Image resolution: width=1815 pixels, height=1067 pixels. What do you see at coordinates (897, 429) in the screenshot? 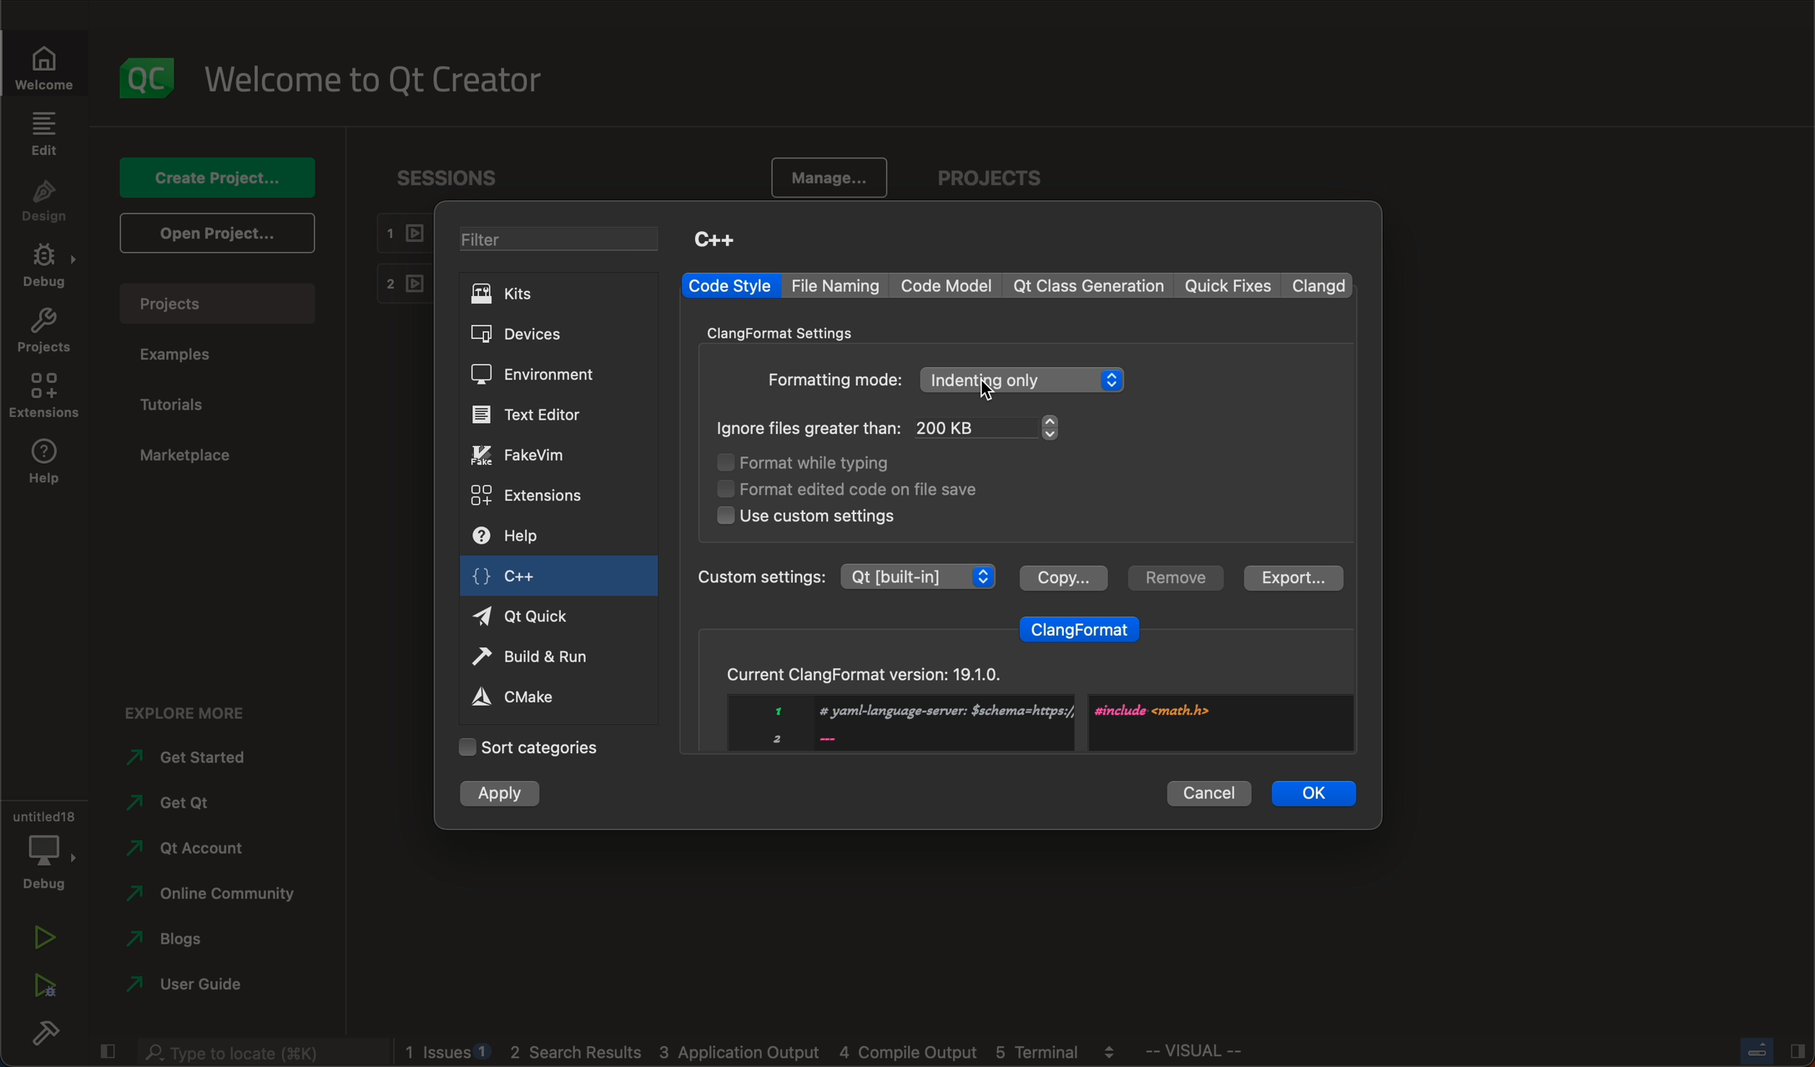
I see `ignore files` at bounding box center [897, 429].